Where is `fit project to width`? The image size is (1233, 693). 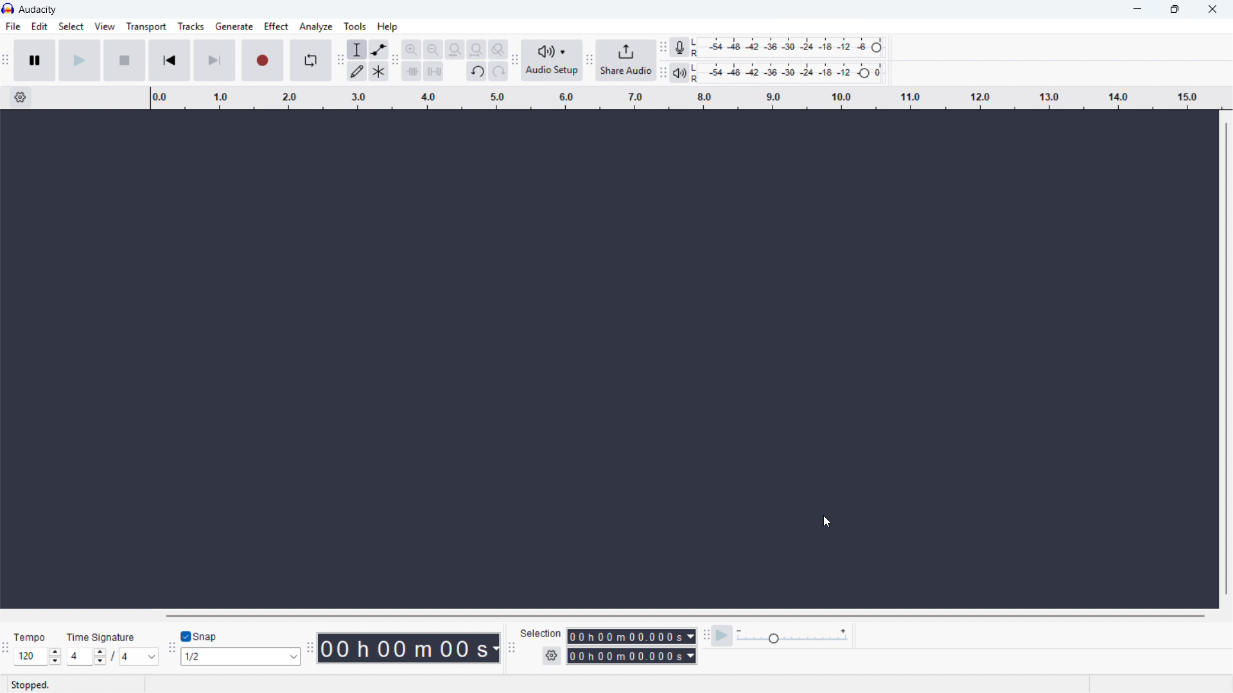 fit project to width is located at coordinates (477, 49).